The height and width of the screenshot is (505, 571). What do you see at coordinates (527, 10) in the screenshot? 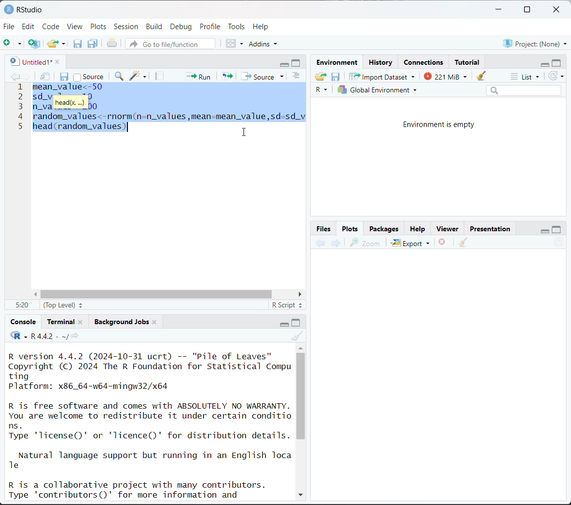
I see `maximize` at bounding box center [527, 10].